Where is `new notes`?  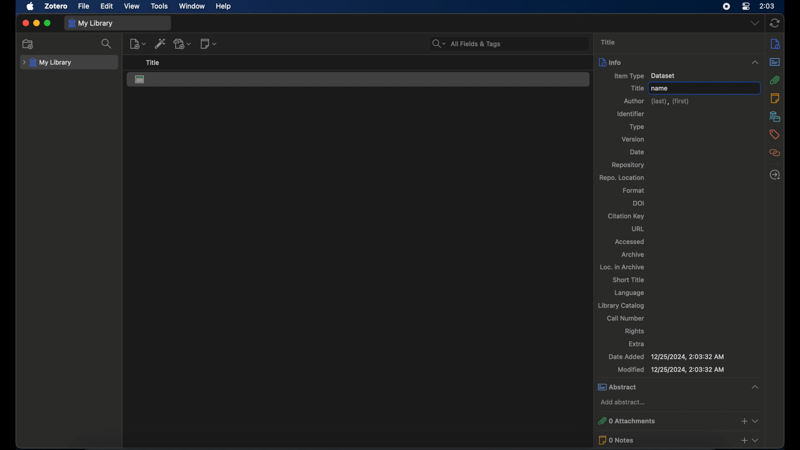 new notes is located at coordinates (209, 44).